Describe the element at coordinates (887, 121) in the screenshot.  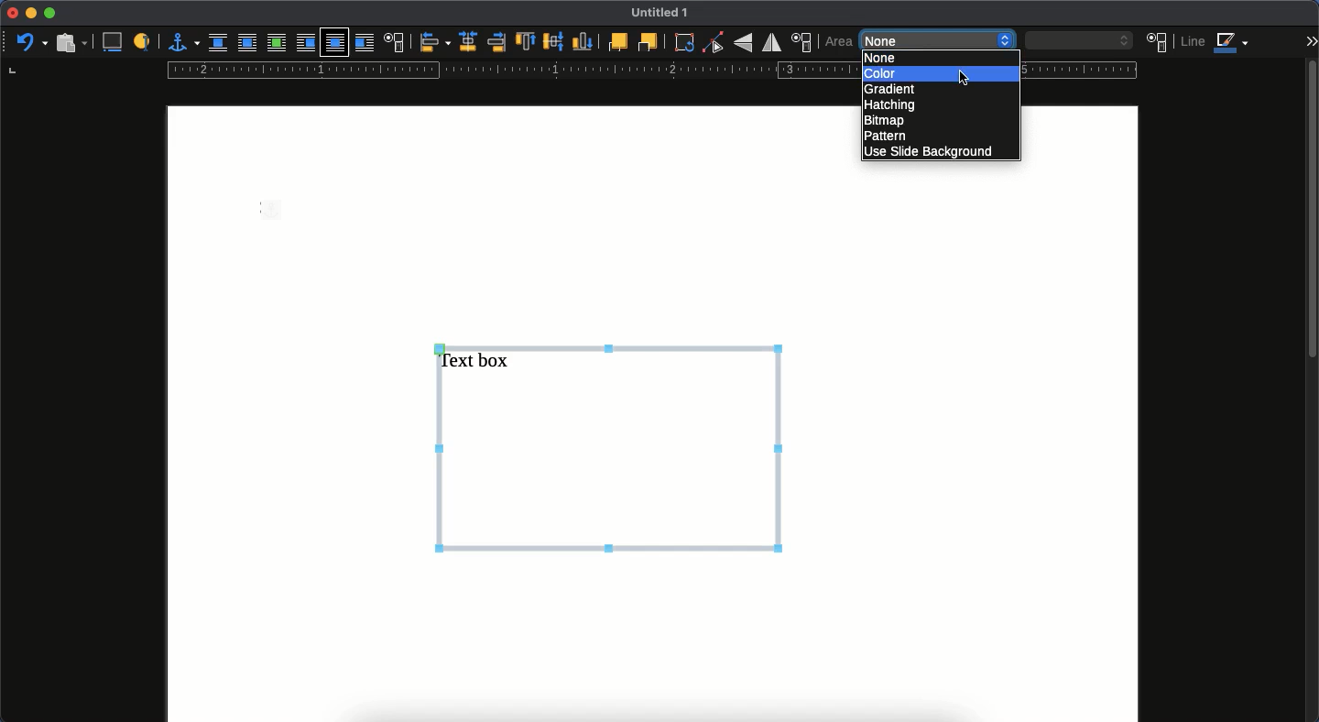
I see `bitmap` at that location.